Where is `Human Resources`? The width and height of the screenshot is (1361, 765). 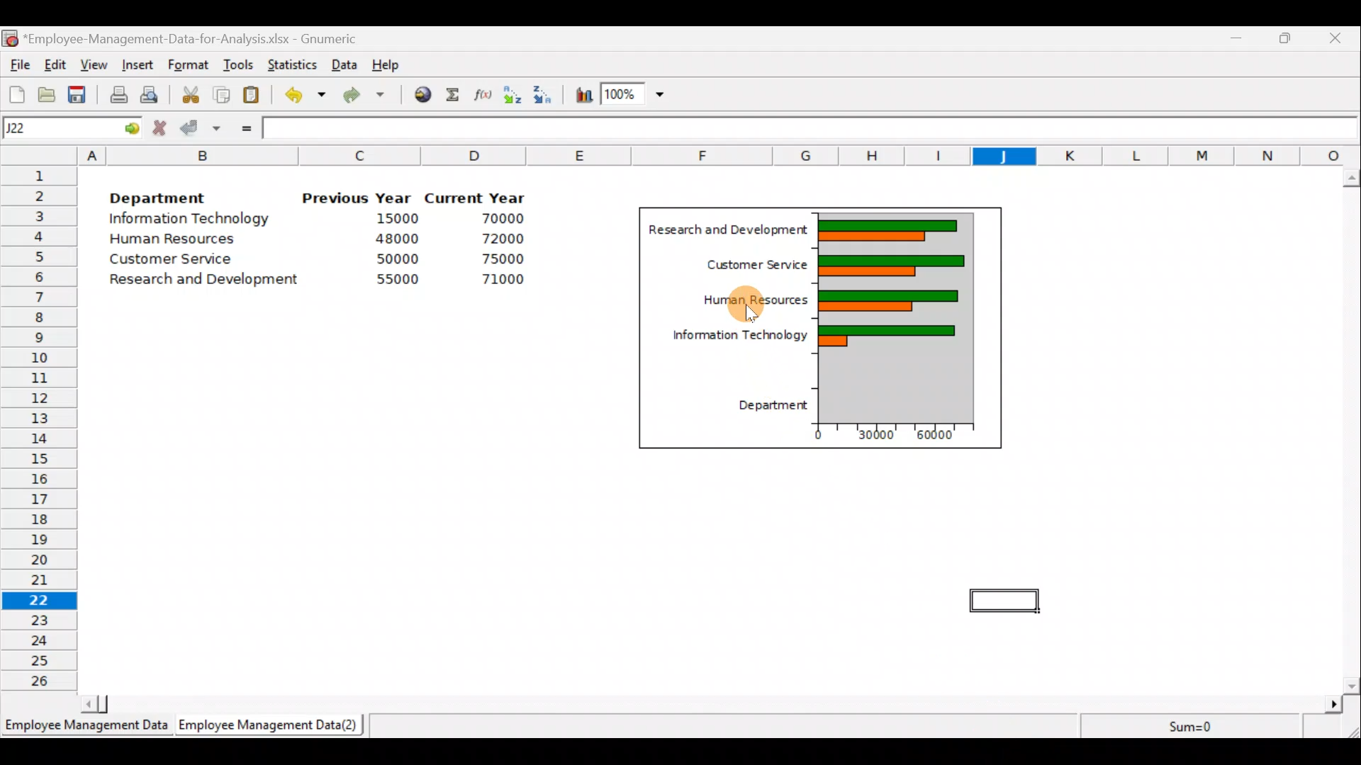
Human Resources is located at coordinates (745, 297).